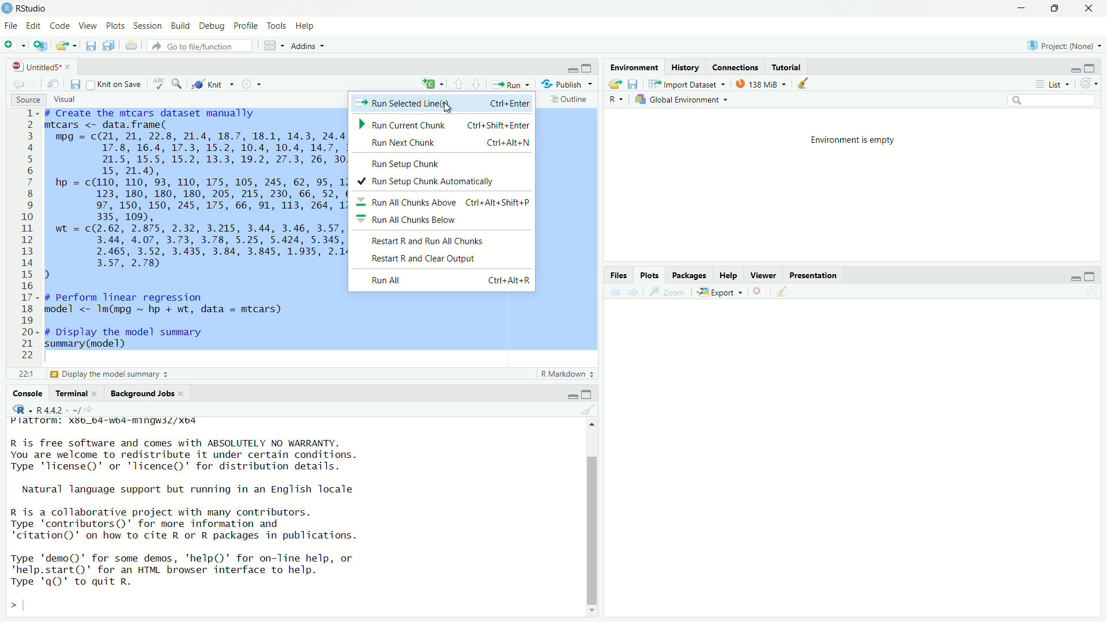 The image size is (1107, 622). I want to click on forward, so click(635, 293).